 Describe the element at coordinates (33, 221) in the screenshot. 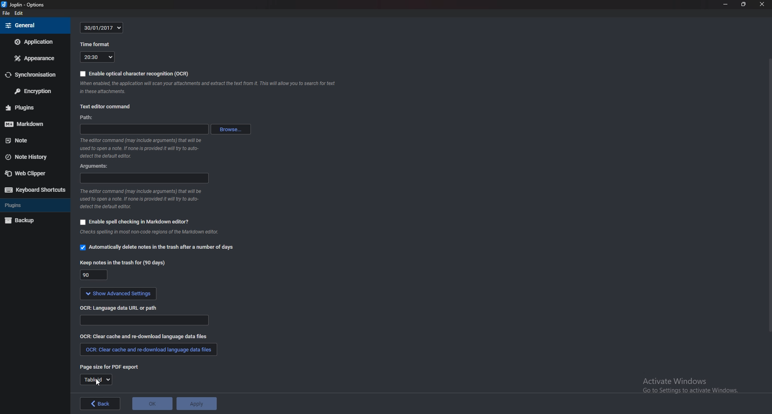

I see `Back up` at that location.